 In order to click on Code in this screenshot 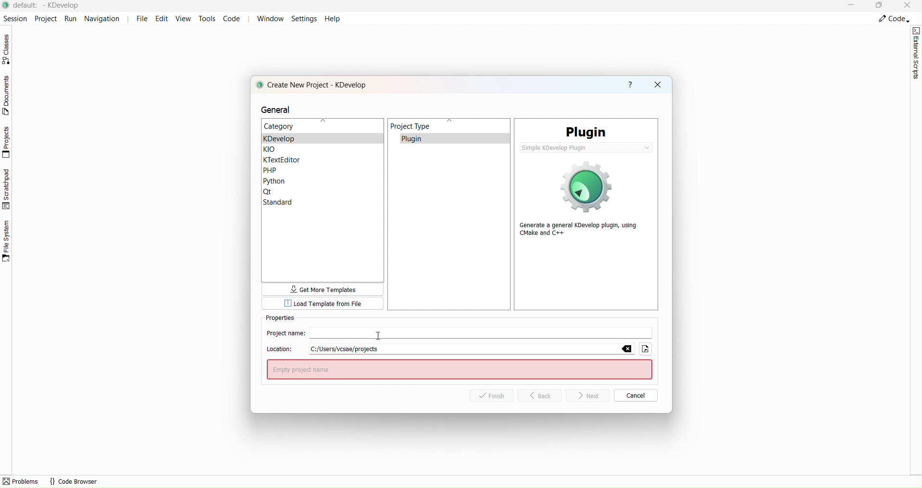, I will do `click(893, 19)`.